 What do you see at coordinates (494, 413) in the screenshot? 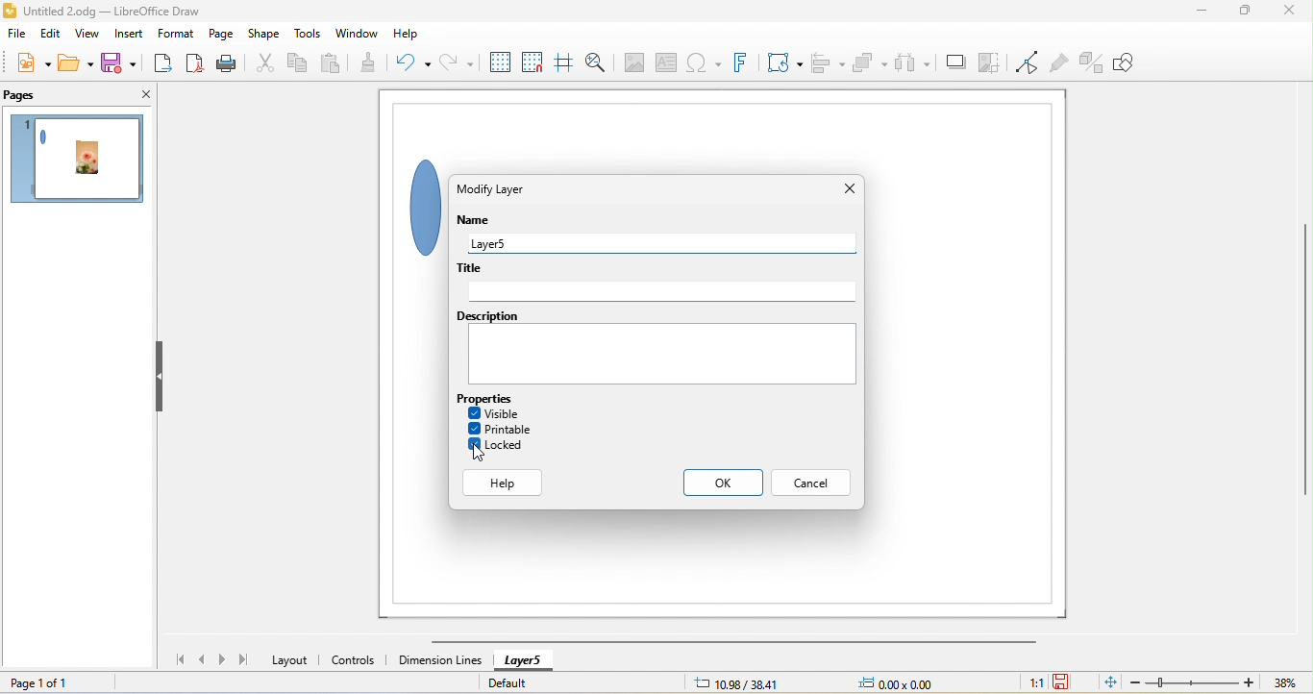
I see `visible` at bounding box center [494, 413].